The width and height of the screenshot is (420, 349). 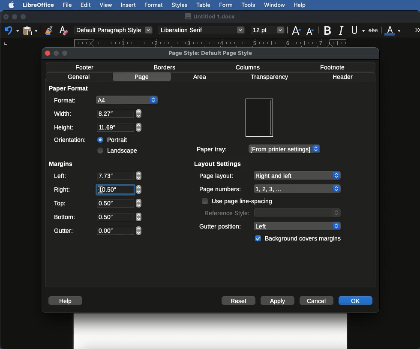 I want to click on Area, so click(x=201, y=77).